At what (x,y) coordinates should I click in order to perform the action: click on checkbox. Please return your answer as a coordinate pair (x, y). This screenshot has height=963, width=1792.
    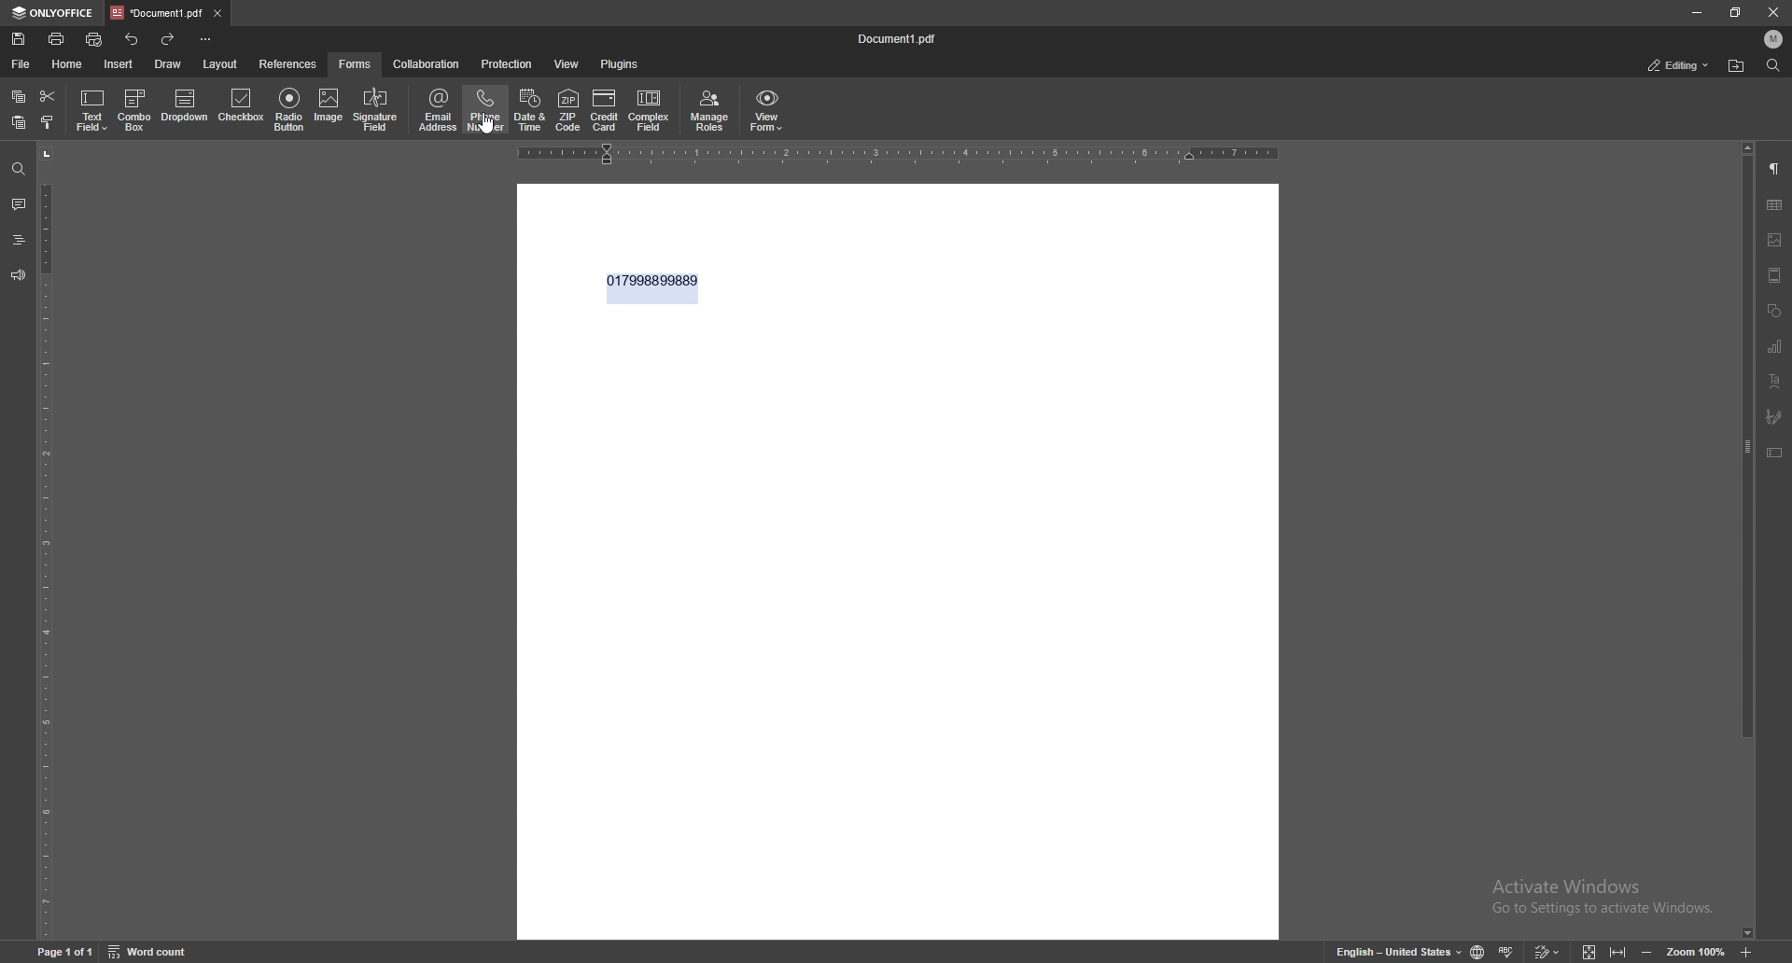
    Looking at the image, I should click on (242, 107).